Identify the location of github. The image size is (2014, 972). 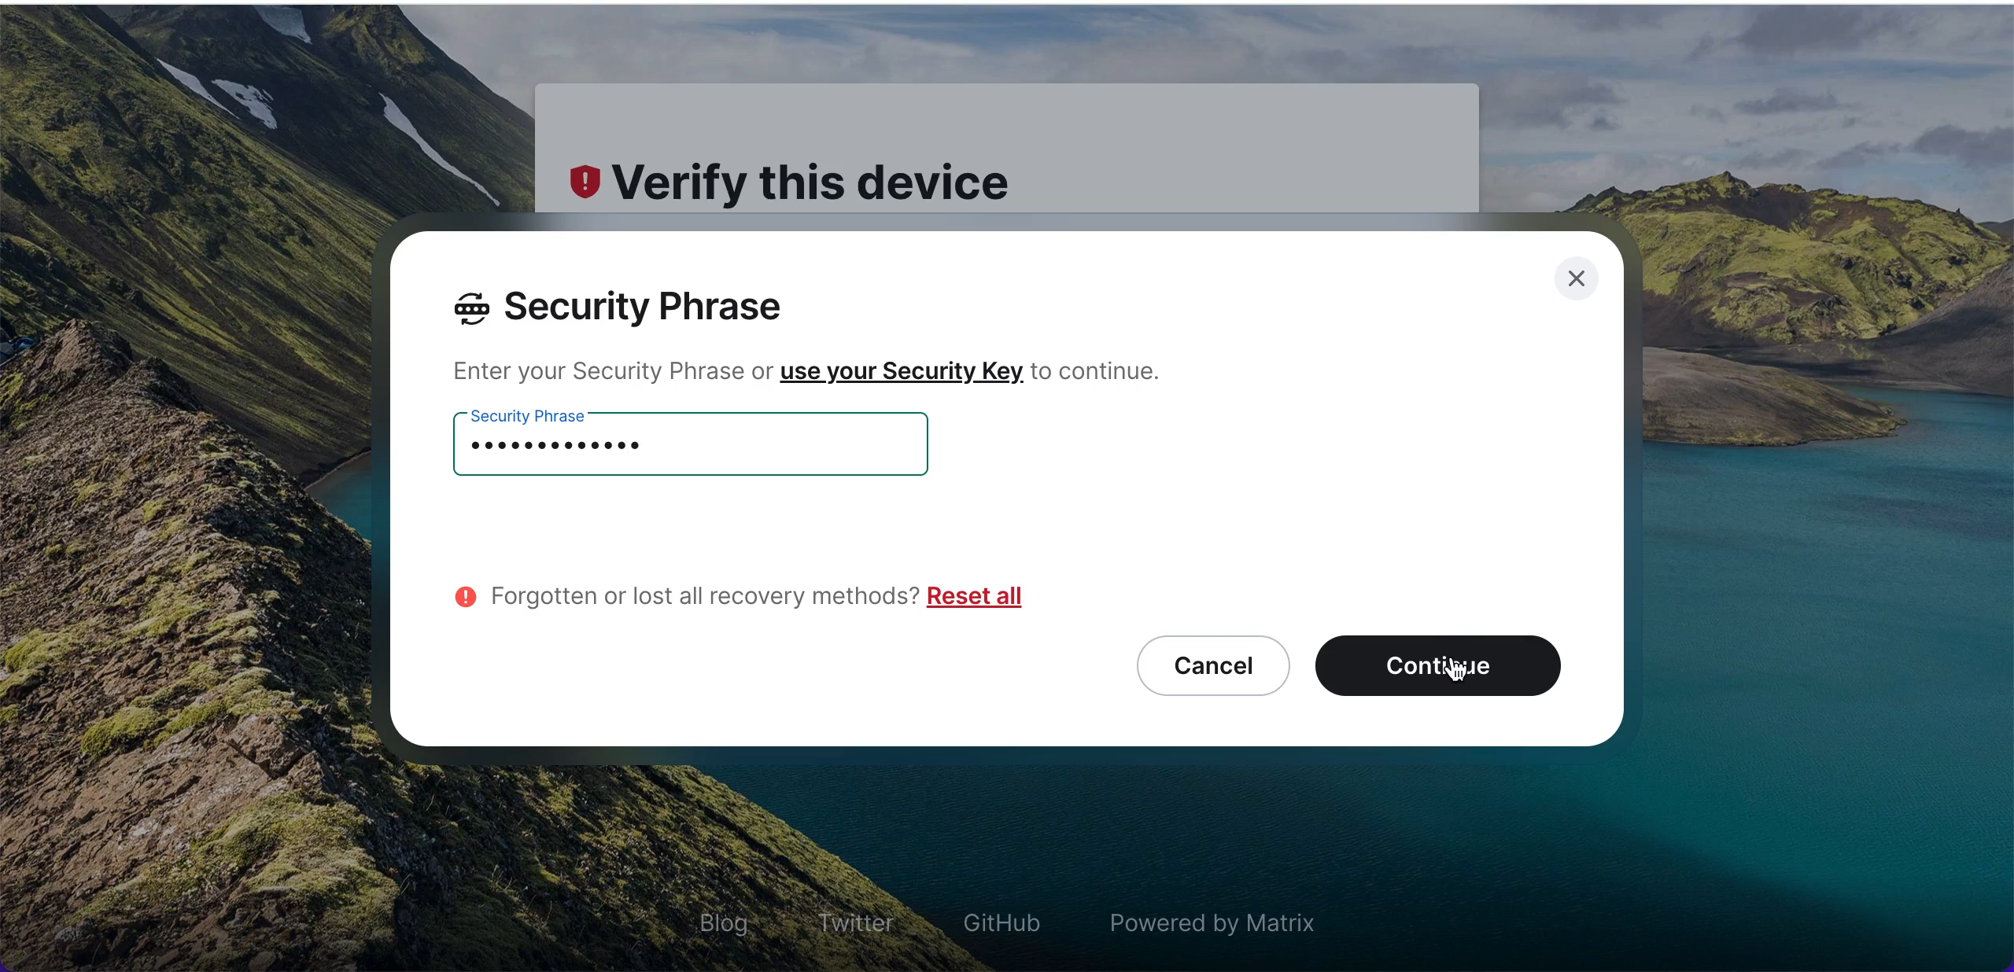
(1000, 921).